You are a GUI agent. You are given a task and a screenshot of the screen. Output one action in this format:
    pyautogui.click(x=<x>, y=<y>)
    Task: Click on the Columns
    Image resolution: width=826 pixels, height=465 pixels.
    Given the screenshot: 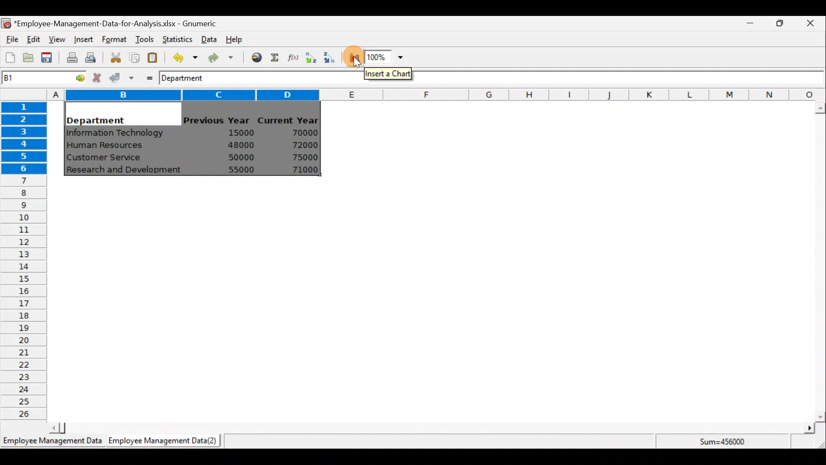 What is the action you would take?
    pyautogui.click(x=436, y=95)
    